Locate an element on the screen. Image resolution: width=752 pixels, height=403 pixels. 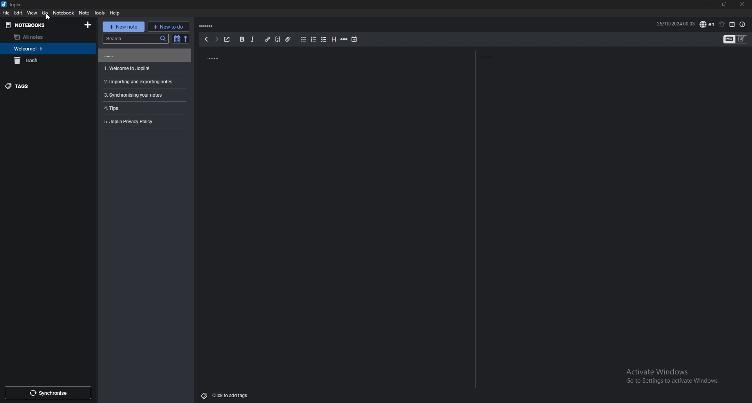
heading is located at coordinates (333, 39).